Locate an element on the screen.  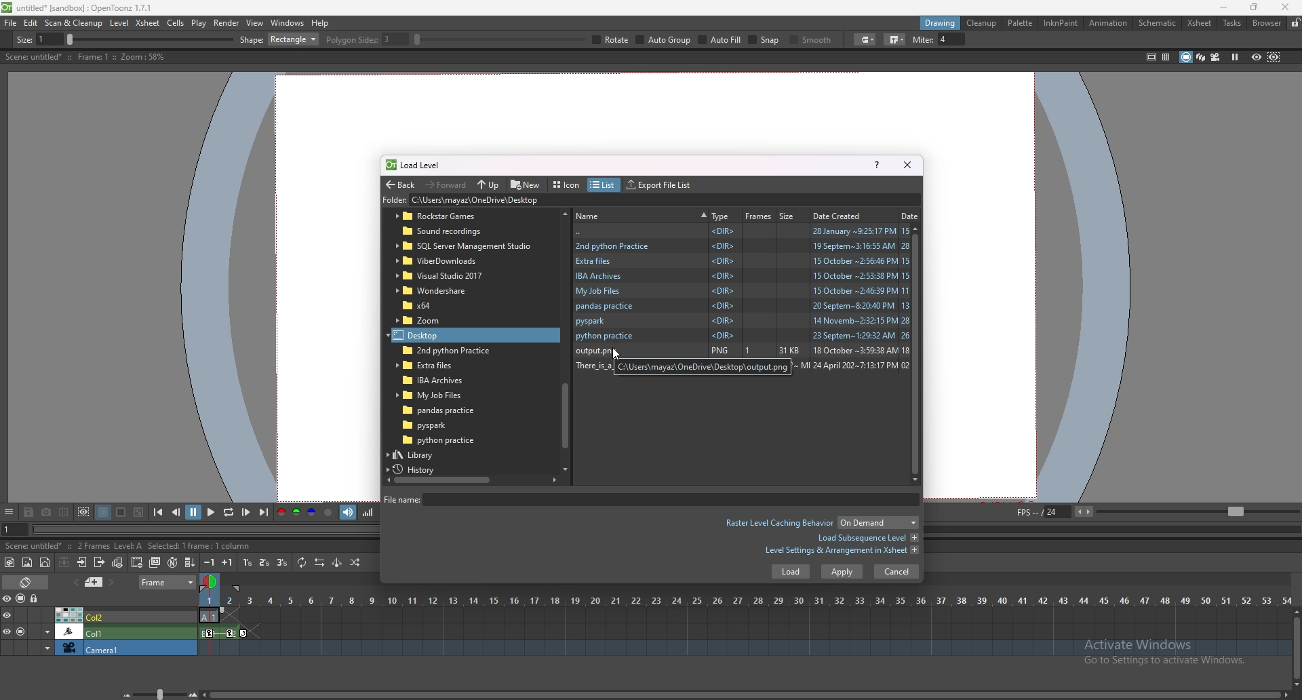
time scale is located at coordinates (745, 600).